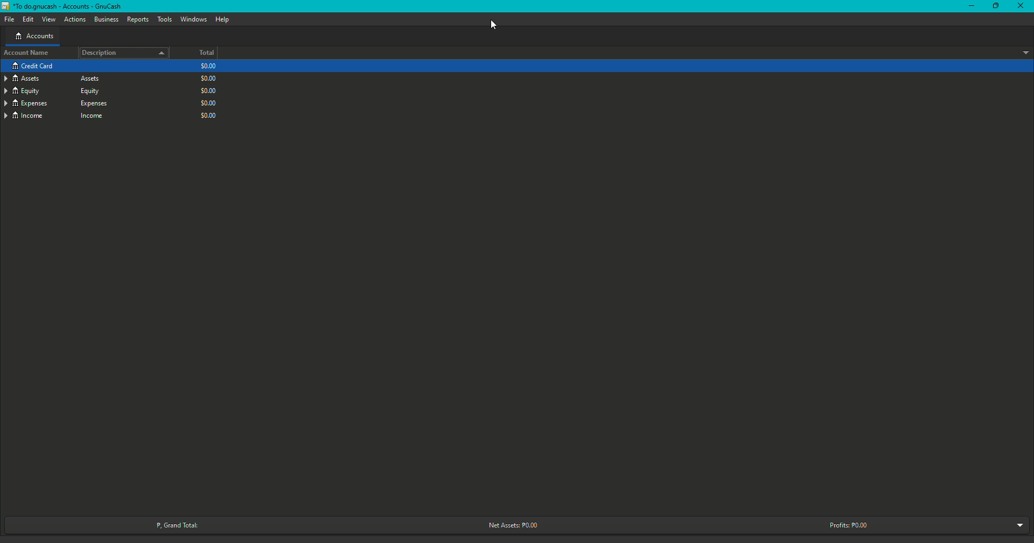  What do you see at coordinates (192, 20) in the screenshot?
I see `Windows` at bounding box center [192, 20].